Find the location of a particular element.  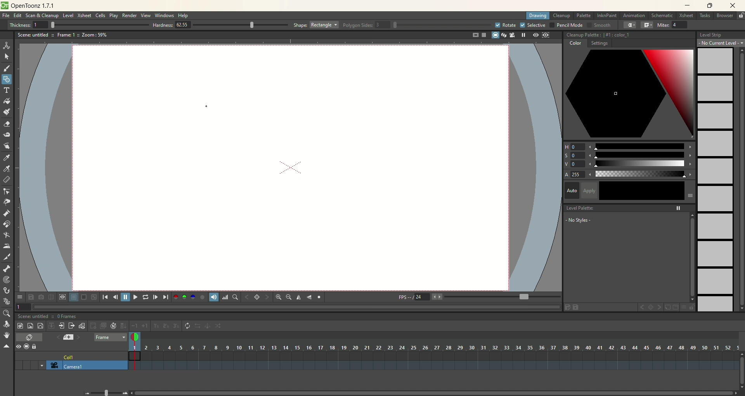

view is located at coordinates (146, 15).